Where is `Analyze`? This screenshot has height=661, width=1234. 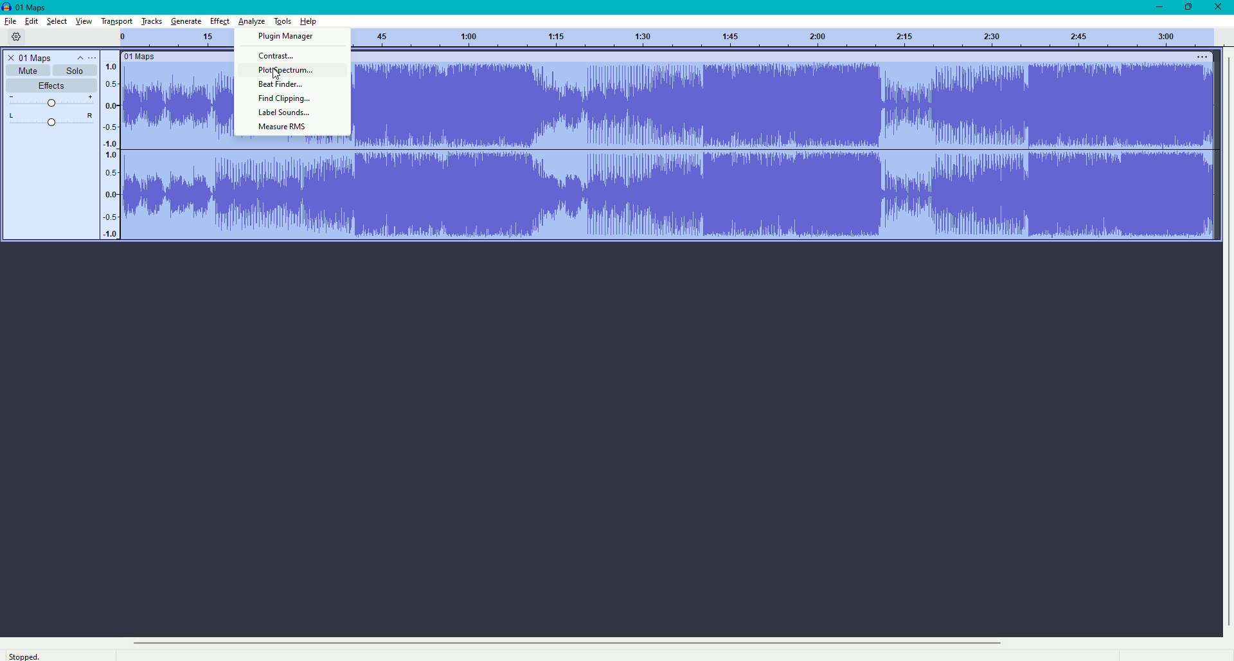 Analyze is located at coordinates (249, 21).